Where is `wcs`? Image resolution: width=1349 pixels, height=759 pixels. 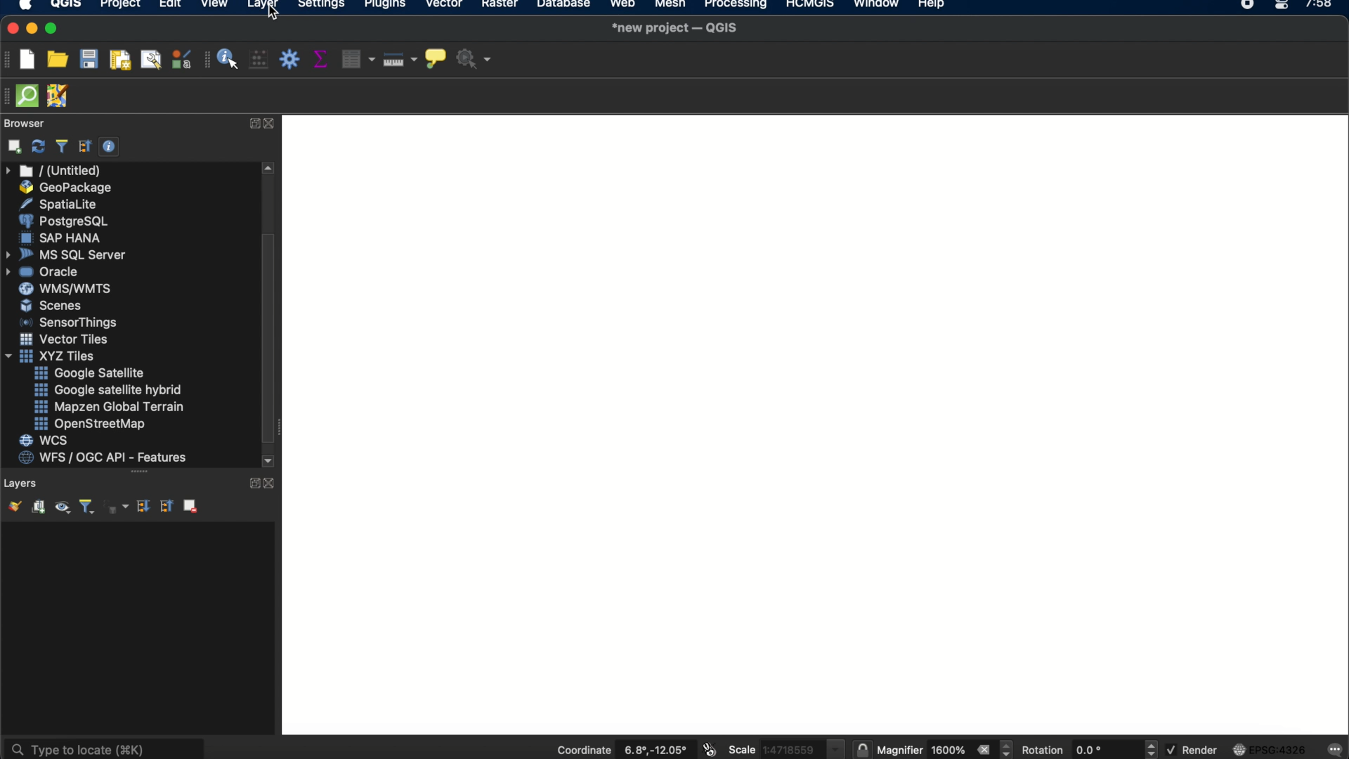
wcs is located at coordinates (46, 441).